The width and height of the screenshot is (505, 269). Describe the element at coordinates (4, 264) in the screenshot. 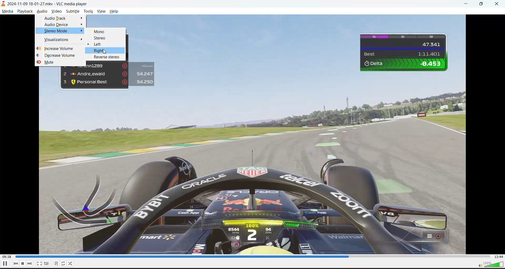

I see `pause` at that location.